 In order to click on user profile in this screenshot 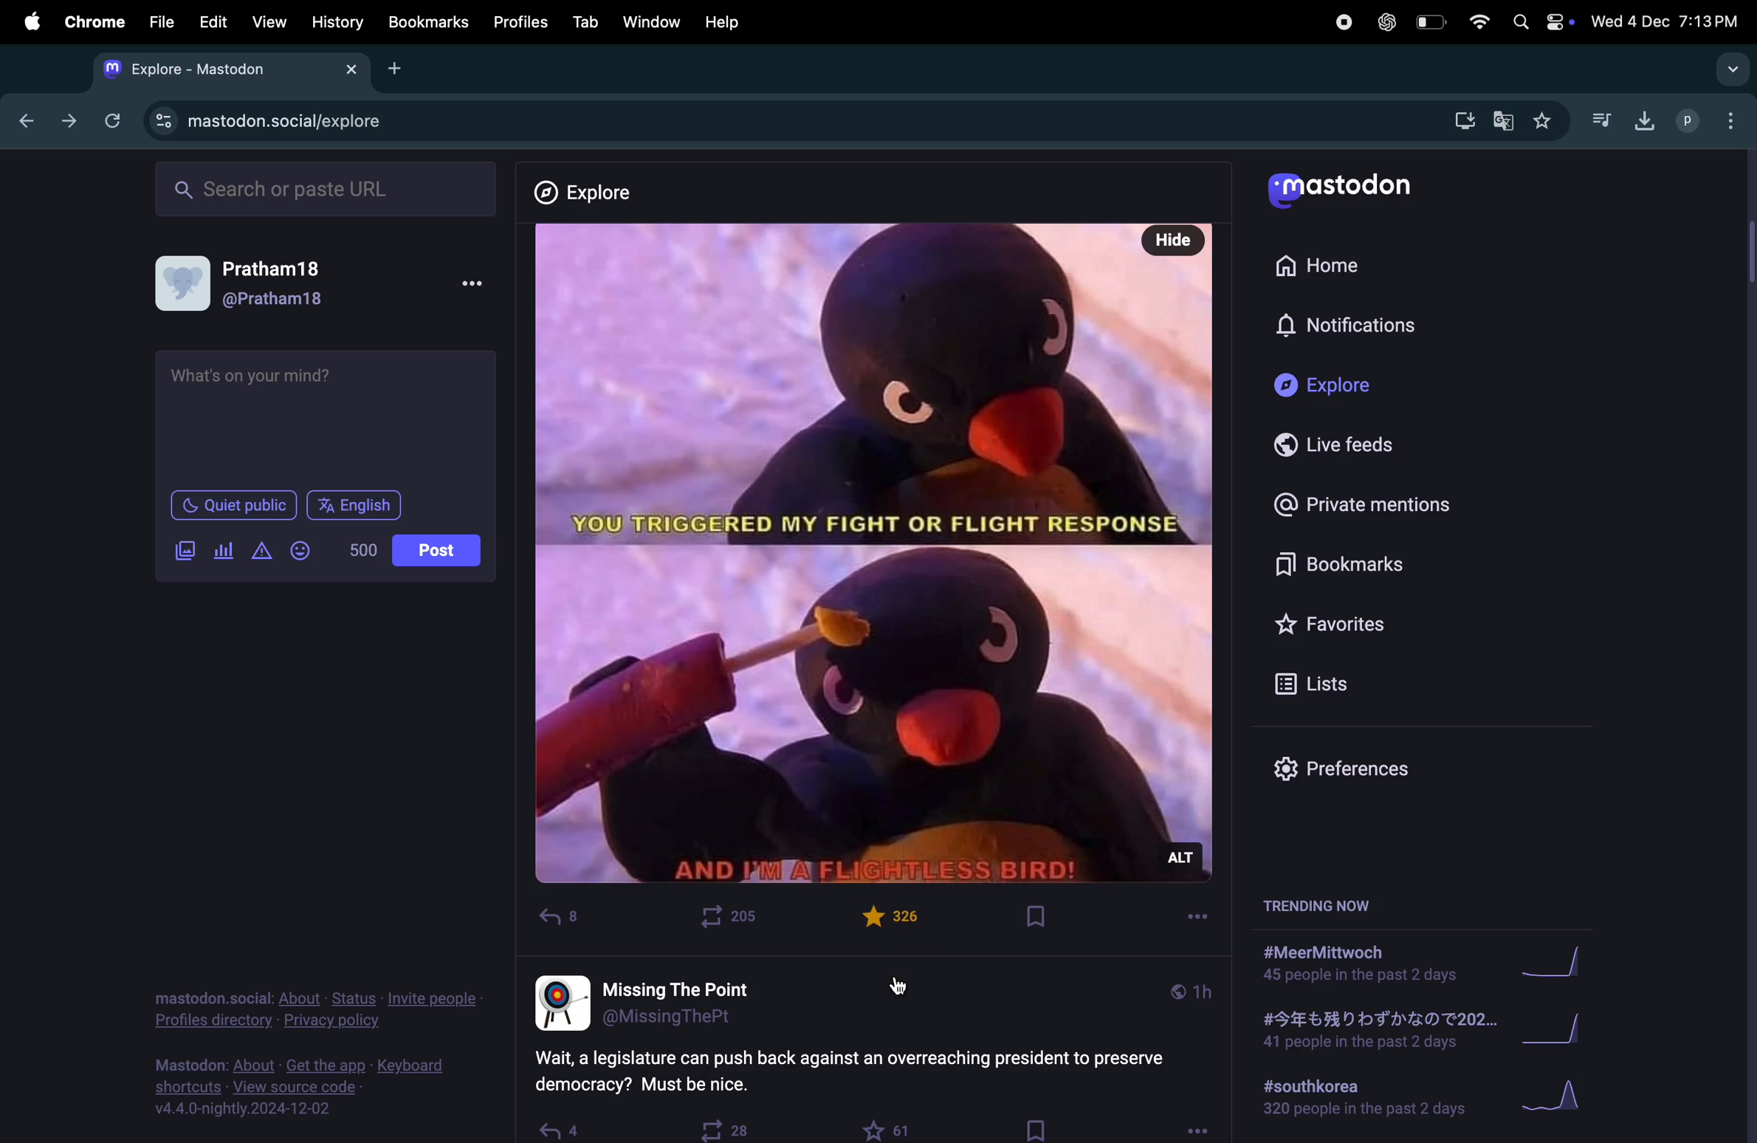, I will do `click(264, 284)`.